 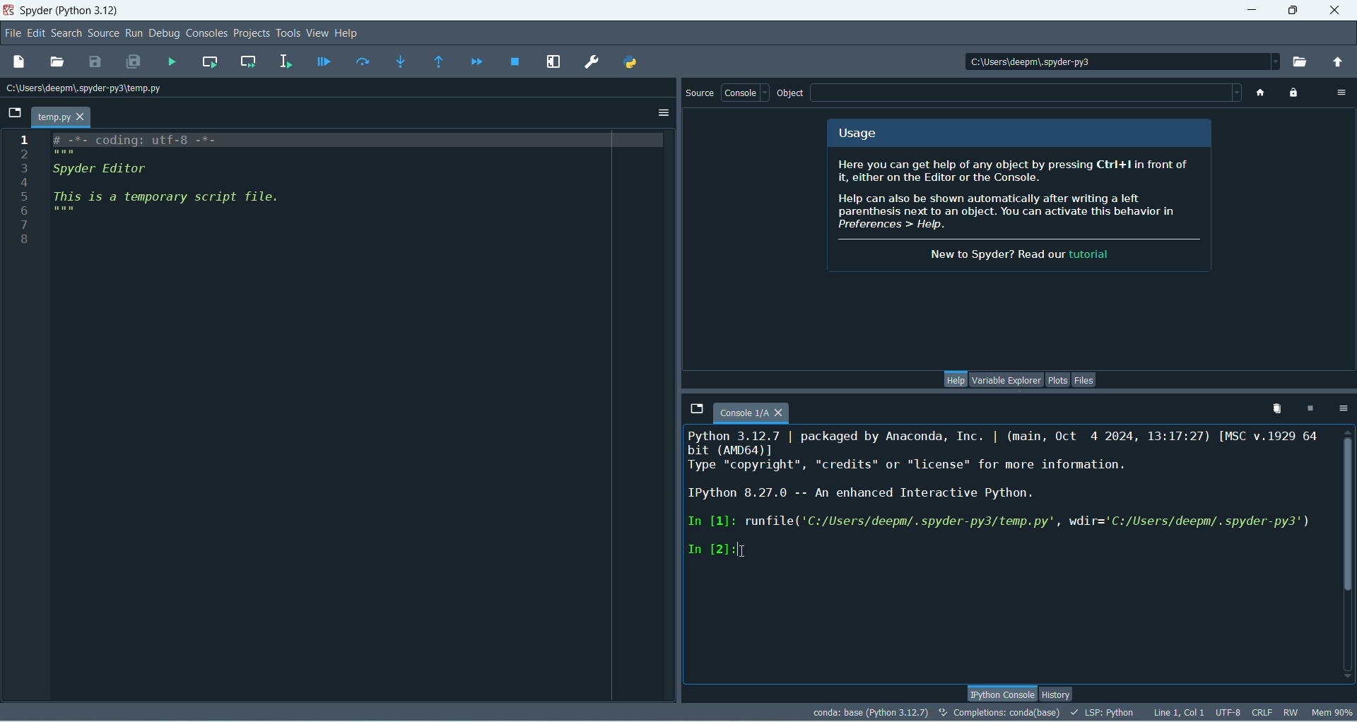 I want to click on browse tabs, so click(x=14, y=113).